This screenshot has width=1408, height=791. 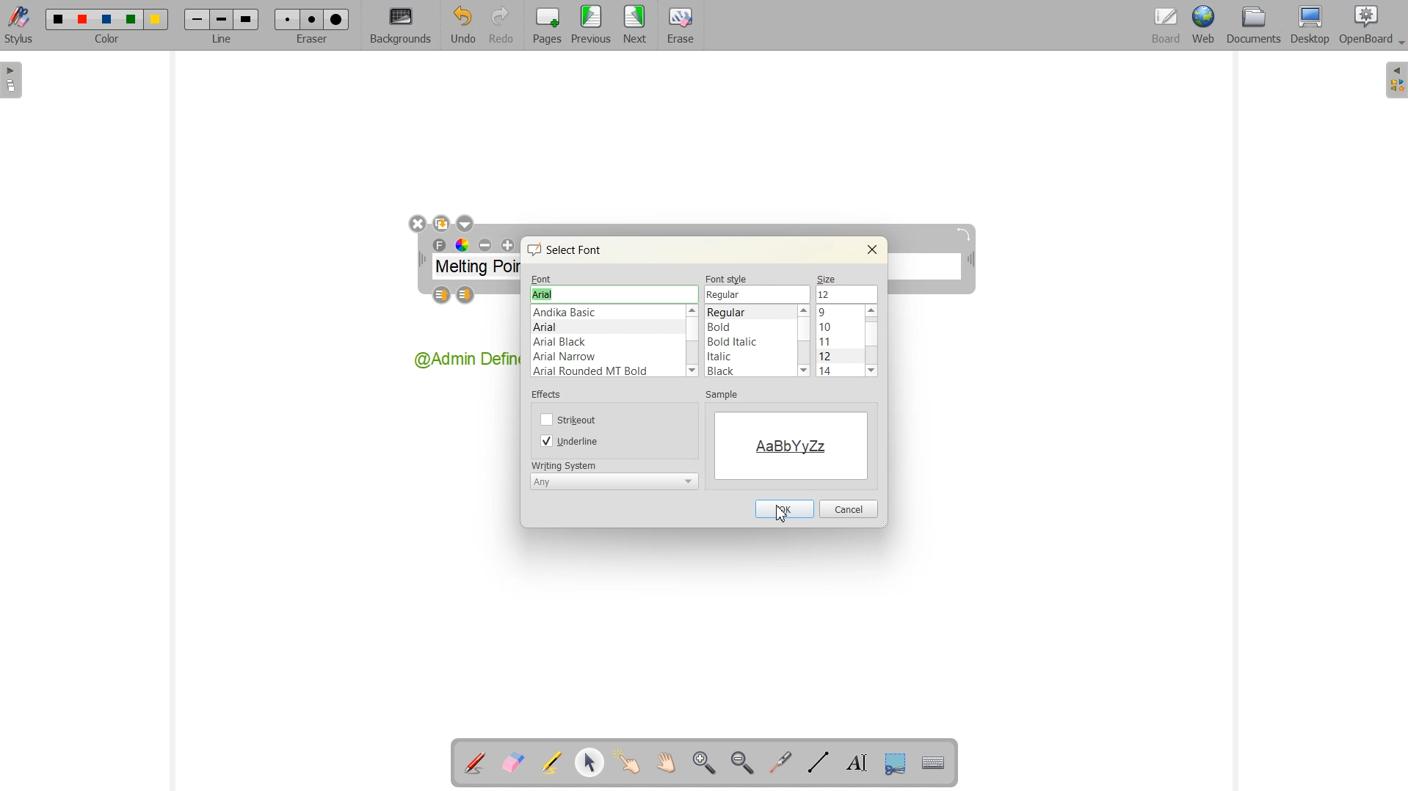 What do you see at coordinates (21, 26) in the screenshot?
I see `Stylus` at bounding box center [21, 26].